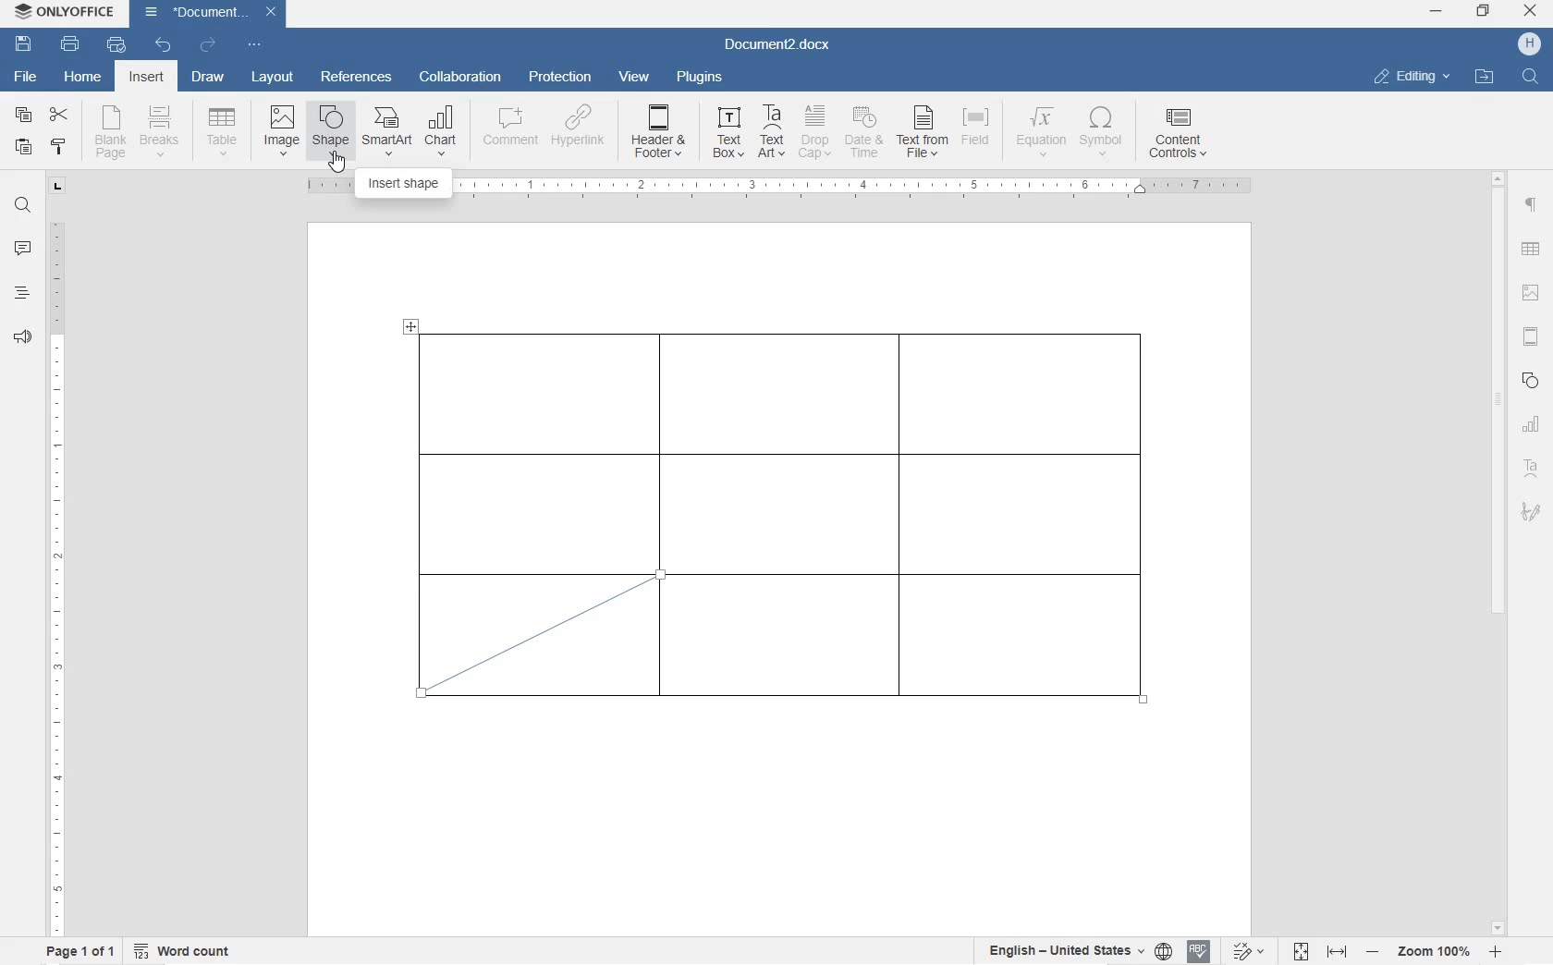 The height and width of the screenshot is (965, 1553). I want to click on signature, so click(1530, 511).